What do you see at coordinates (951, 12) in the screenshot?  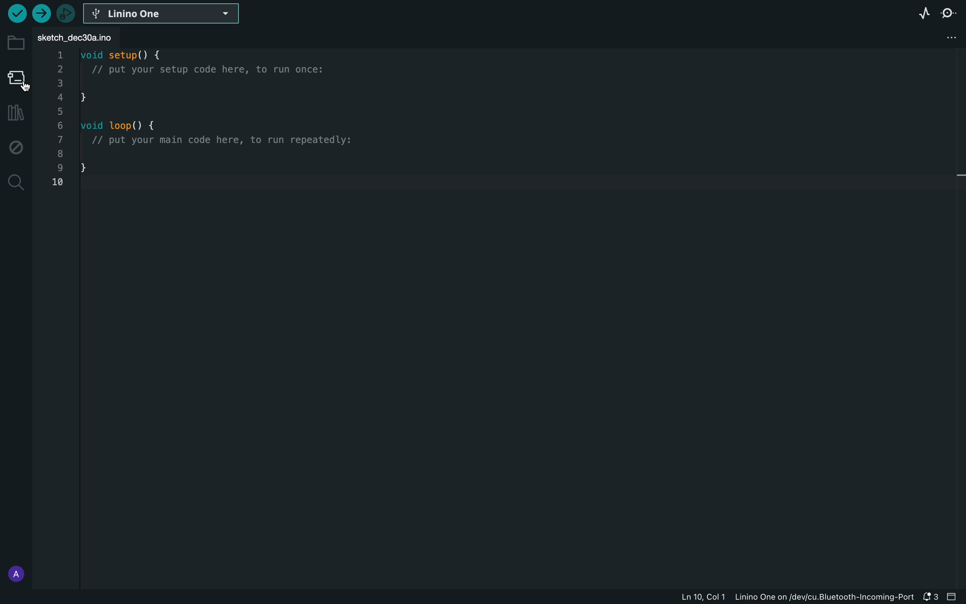 I see `serial monitor` at bounding box center [951, 12].